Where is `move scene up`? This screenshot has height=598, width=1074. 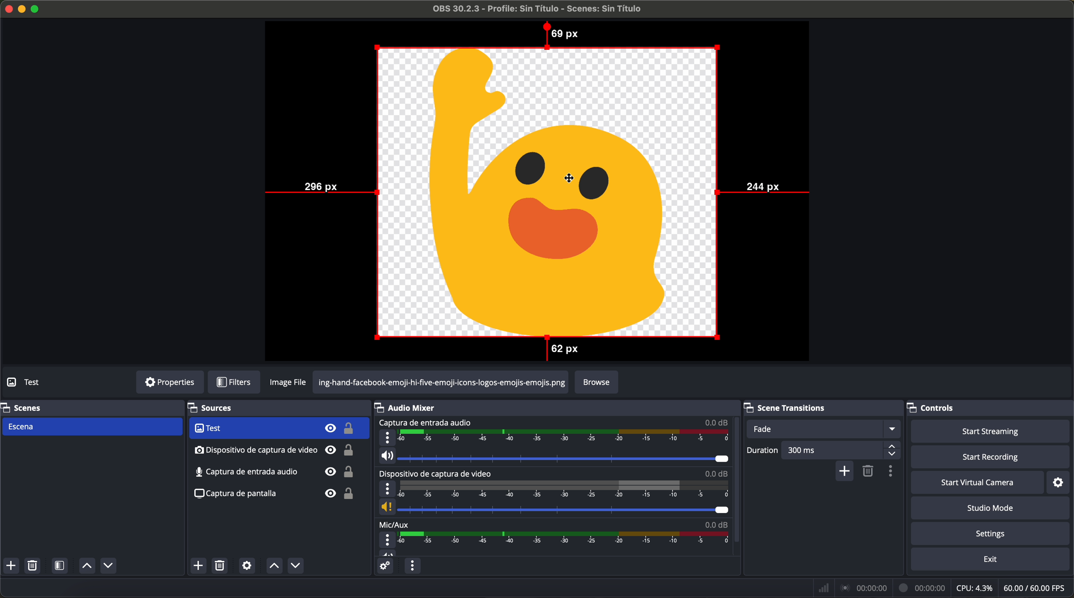
move scene up is located at coordinates (87, 566).